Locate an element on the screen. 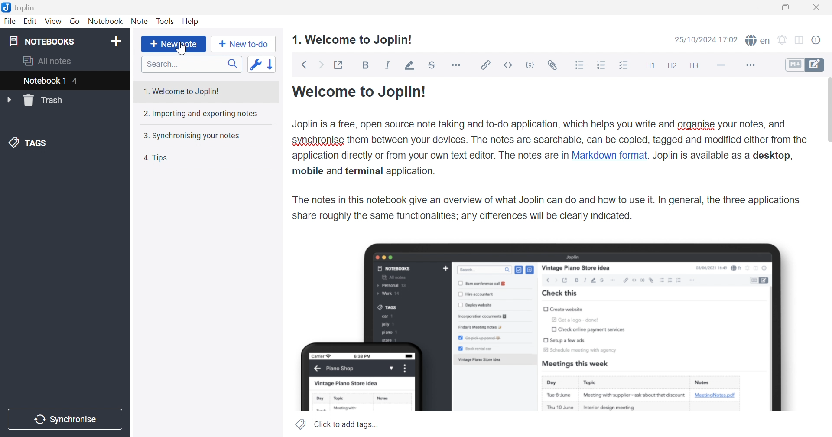  Insert/edit link is located at coordinates (487, 65).